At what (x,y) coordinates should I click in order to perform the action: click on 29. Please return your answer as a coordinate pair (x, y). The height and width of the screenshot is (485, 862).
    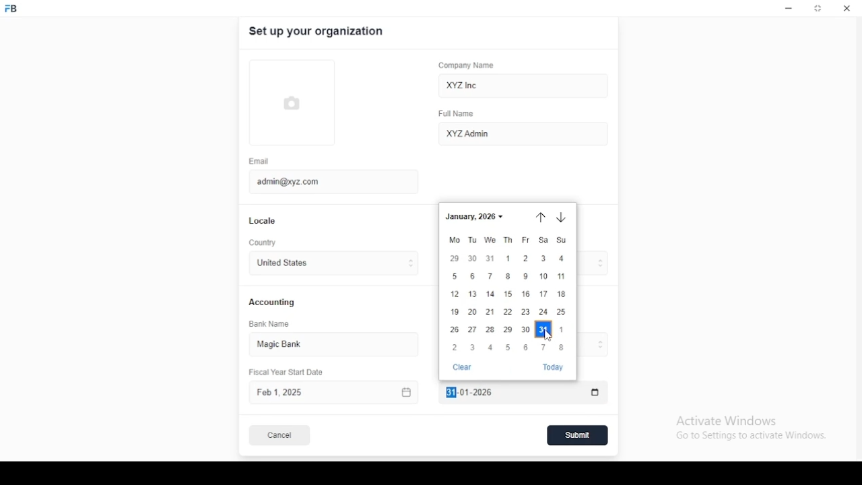
    Looking at the image, I should click on (507, 331).